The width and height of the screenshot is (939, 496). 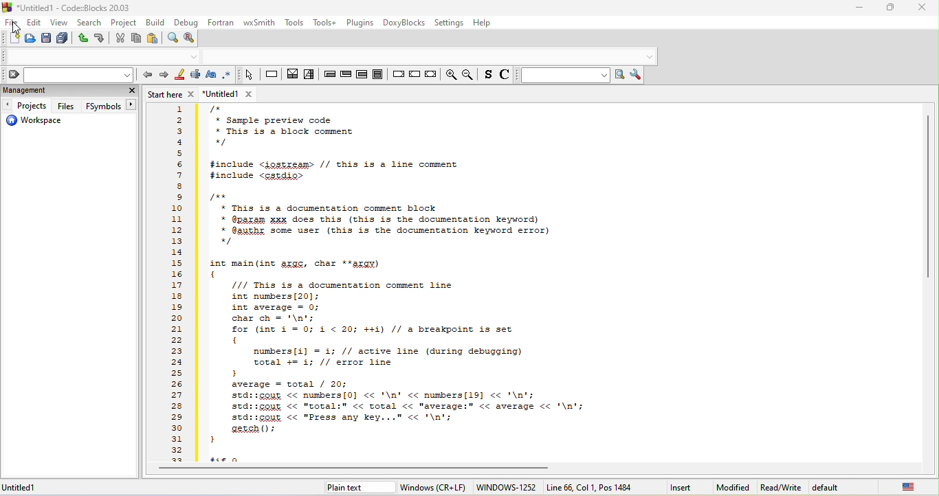 What do you see at coordinates (432, 488) in the screenshot?
I see `windows` at bounding box center [432, 488].